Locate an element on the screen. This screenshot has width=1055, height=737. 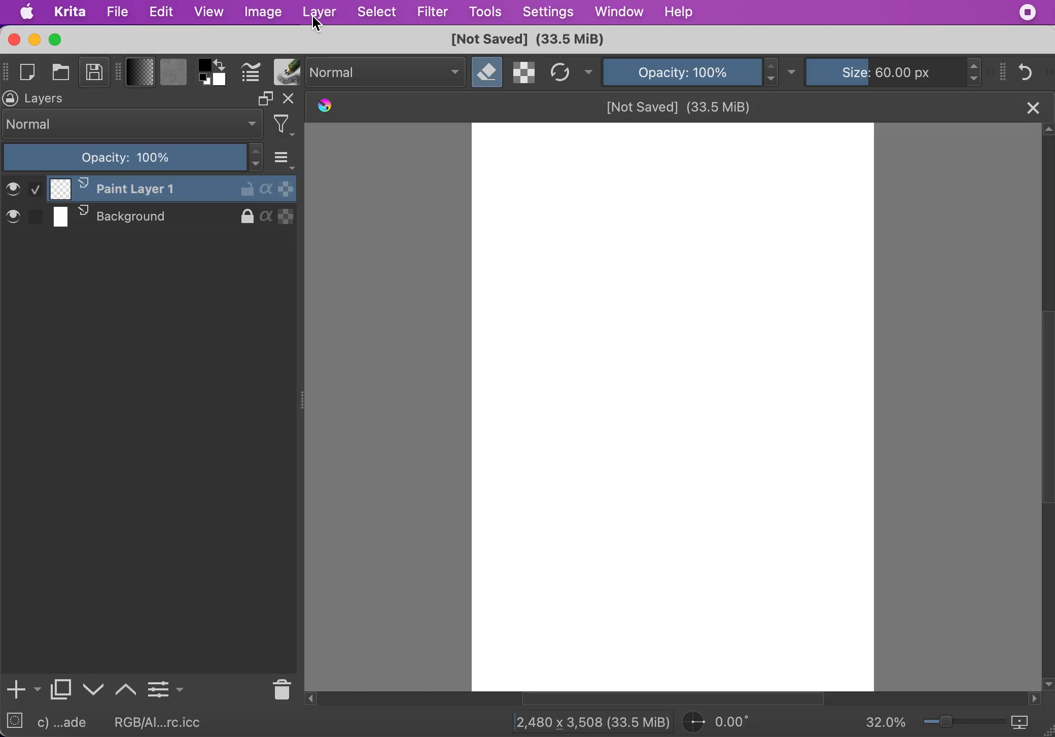
help is located at coordinates (681, 12).